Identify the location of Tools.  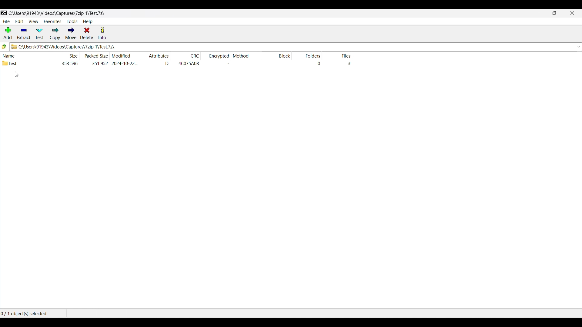
(72, 21).